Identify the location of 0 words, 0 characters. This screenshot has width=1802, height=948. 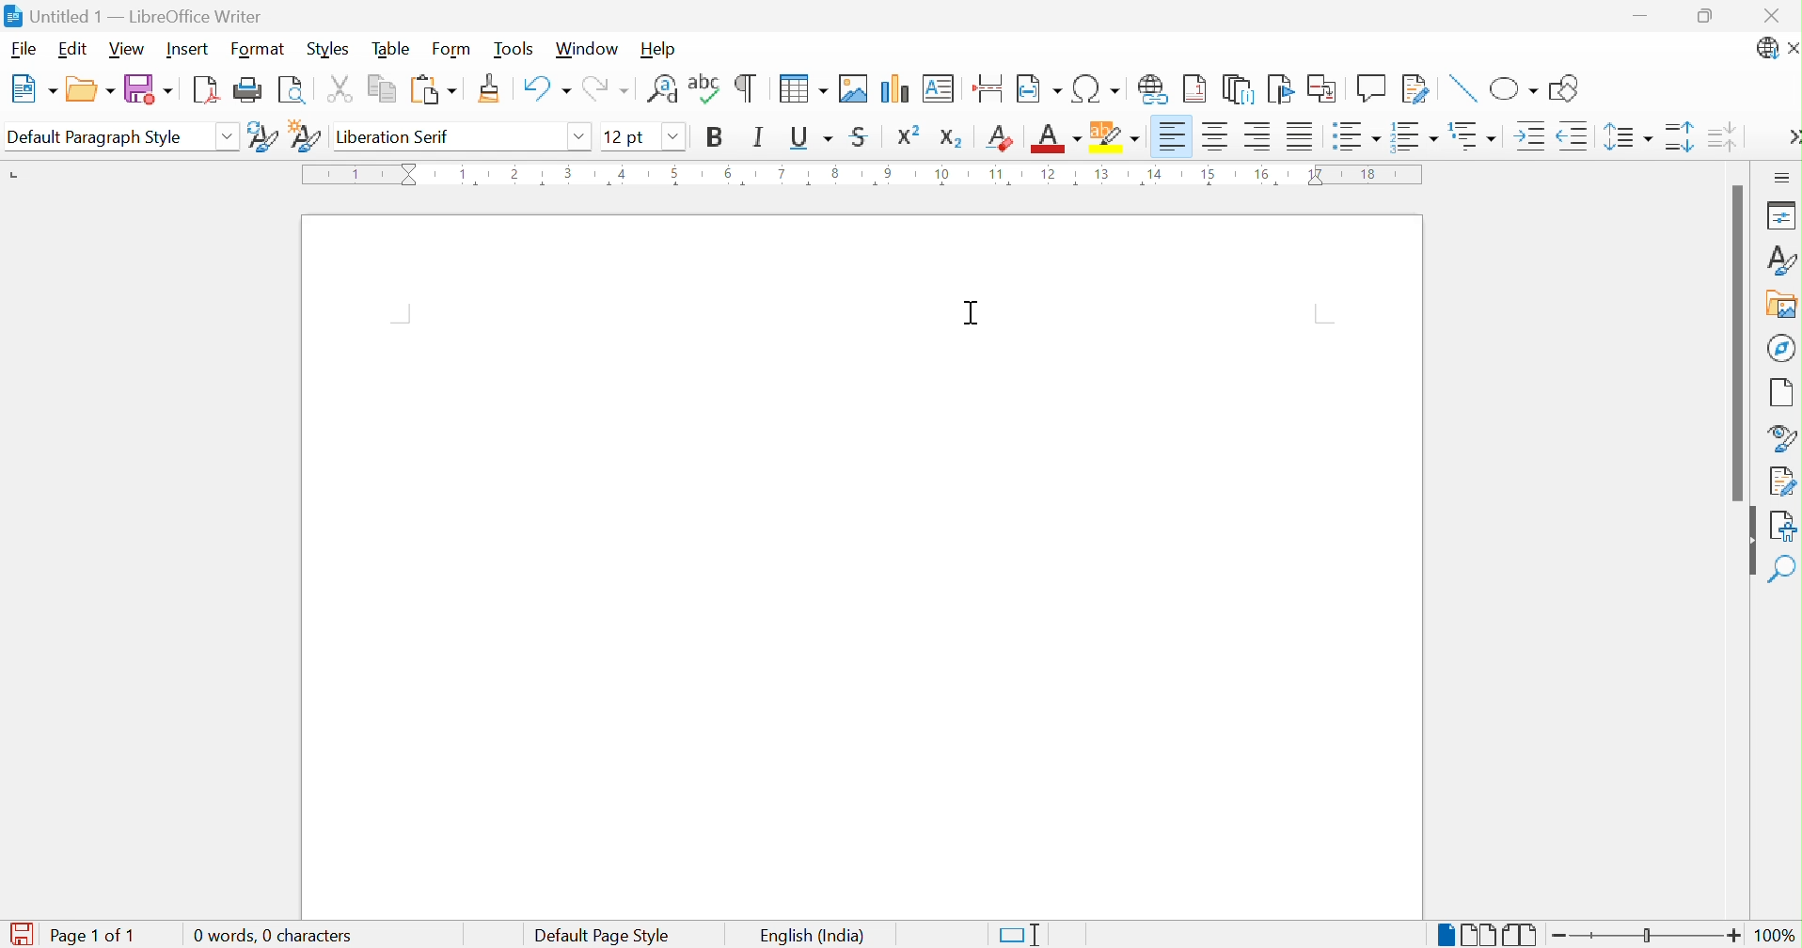
(273, 935).